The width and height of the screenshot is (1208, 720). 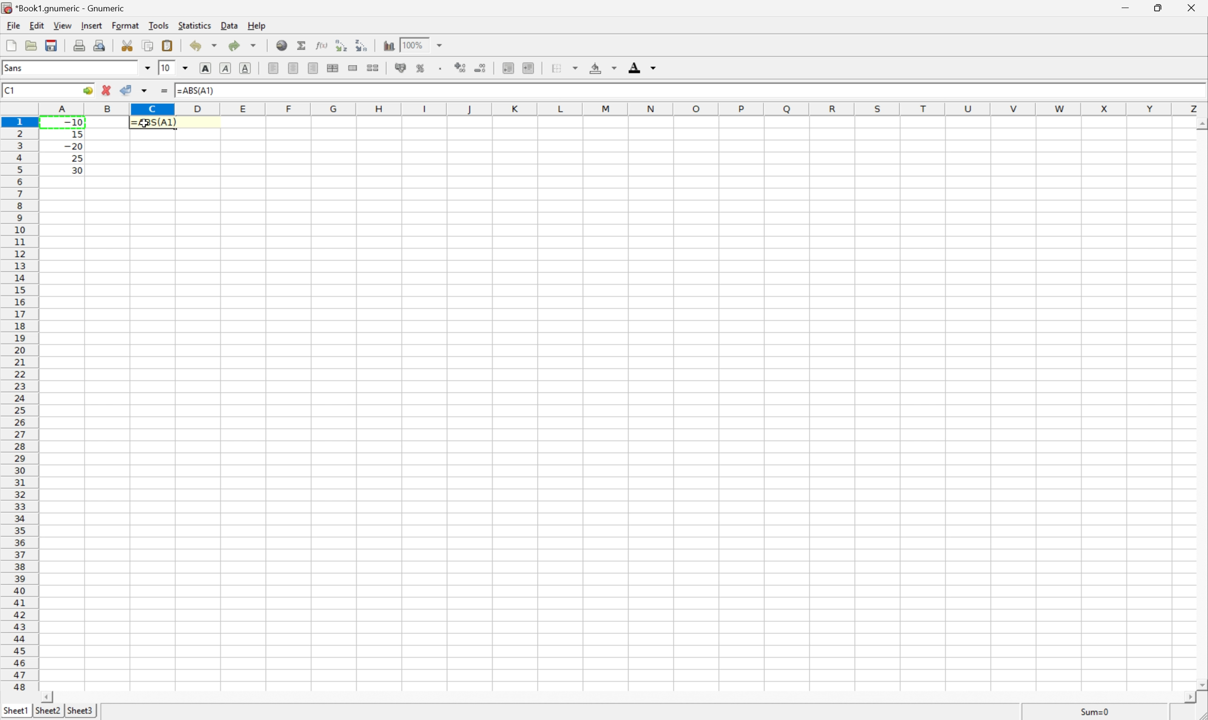 I want to click on align right, so click(x=313, y=69).